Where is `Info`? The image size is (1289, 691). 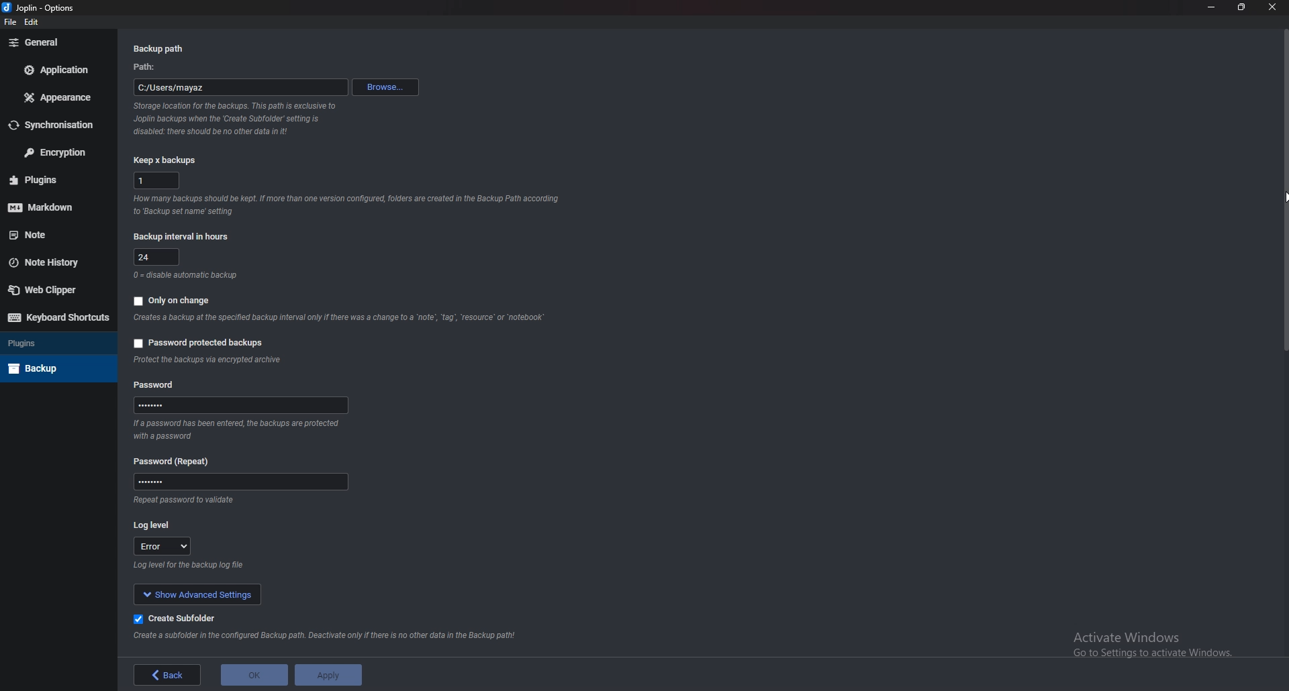 Info is located at coordinates (342, 318).